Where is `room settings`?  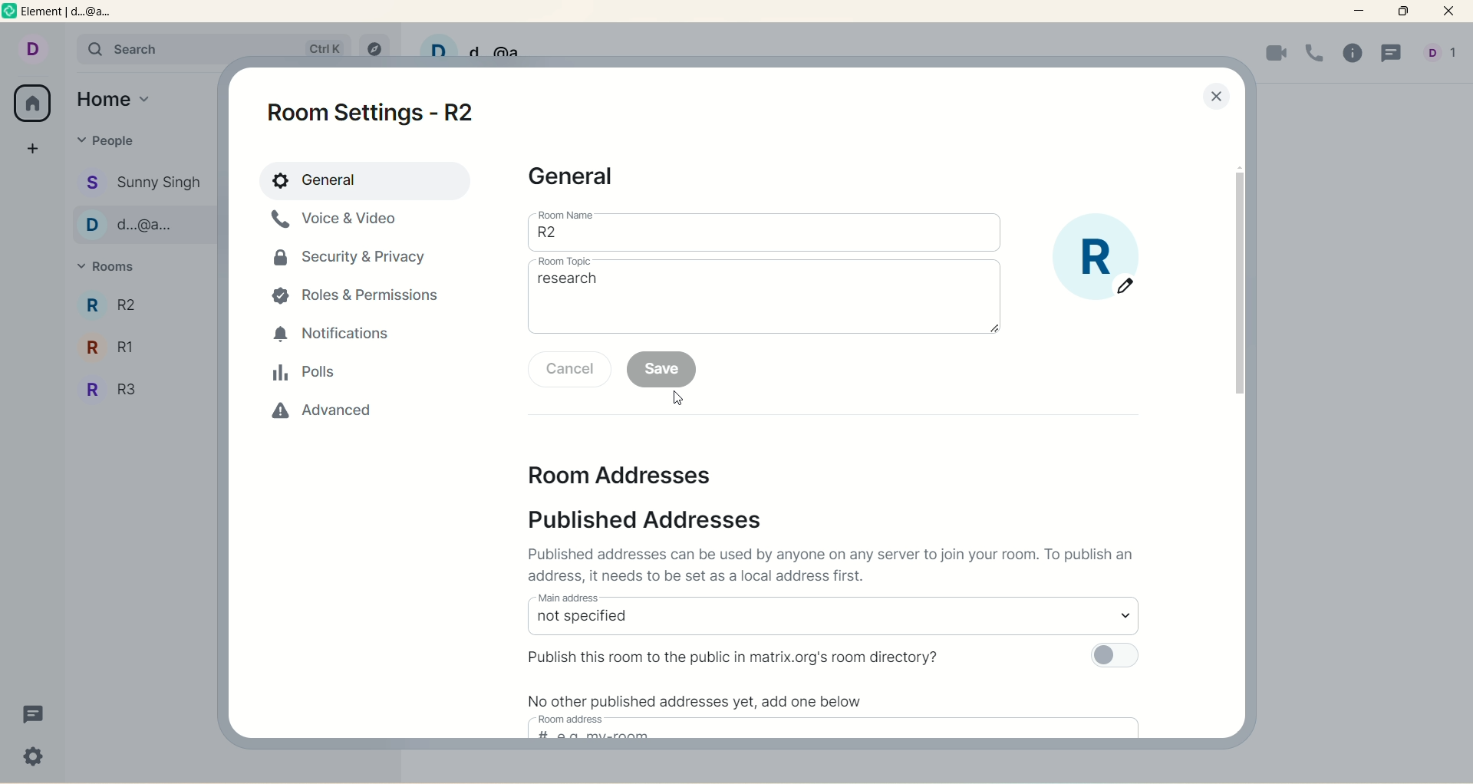
room settings is located at coordinates (381, 111).